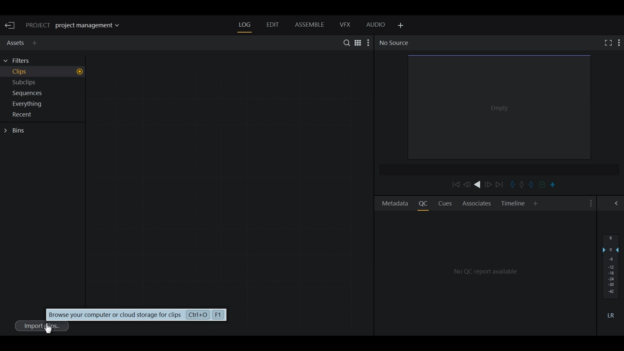 Image resolution: width=624 pixels, height=351 pixels. What do you see at coordinates (358, 42) in the screenshot?
I see `Toggle between list and Tile View` at bounding box center [358, 42].